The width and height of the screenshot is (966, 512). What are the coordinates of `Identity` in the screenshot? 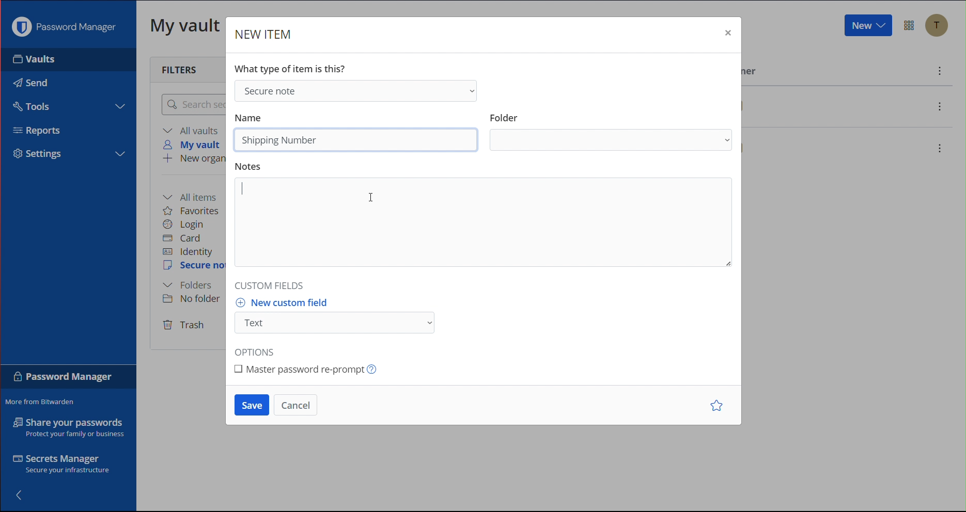 It's located at (190, 252).